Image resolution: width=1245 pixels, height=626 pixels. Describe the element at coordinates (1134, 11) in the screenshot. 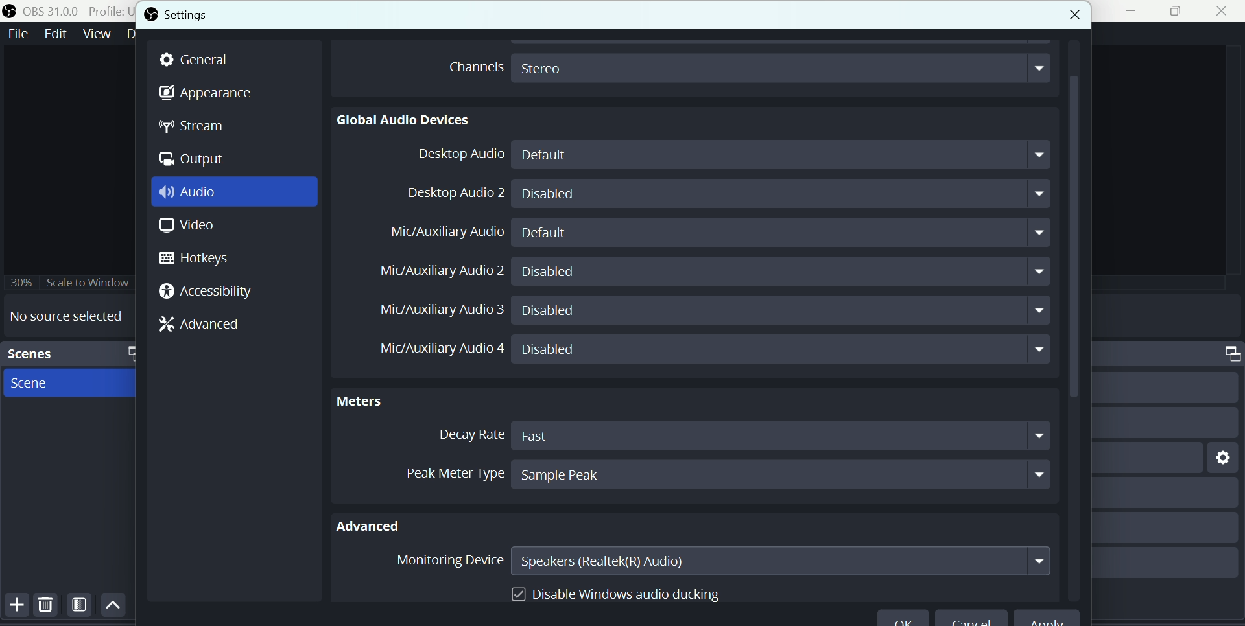

I see `minimise` at that location.